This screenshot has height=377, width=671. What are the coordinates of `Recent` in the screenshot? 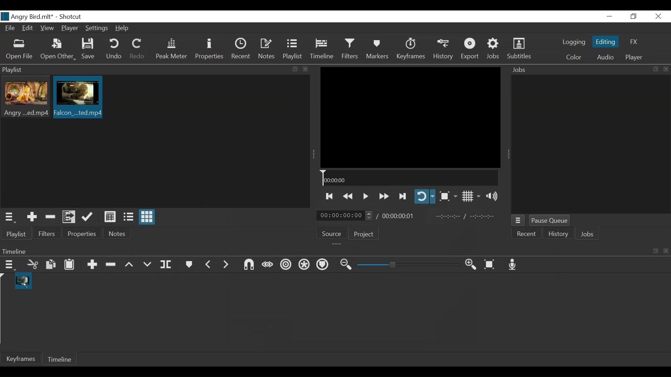 It's located at (241, 48).